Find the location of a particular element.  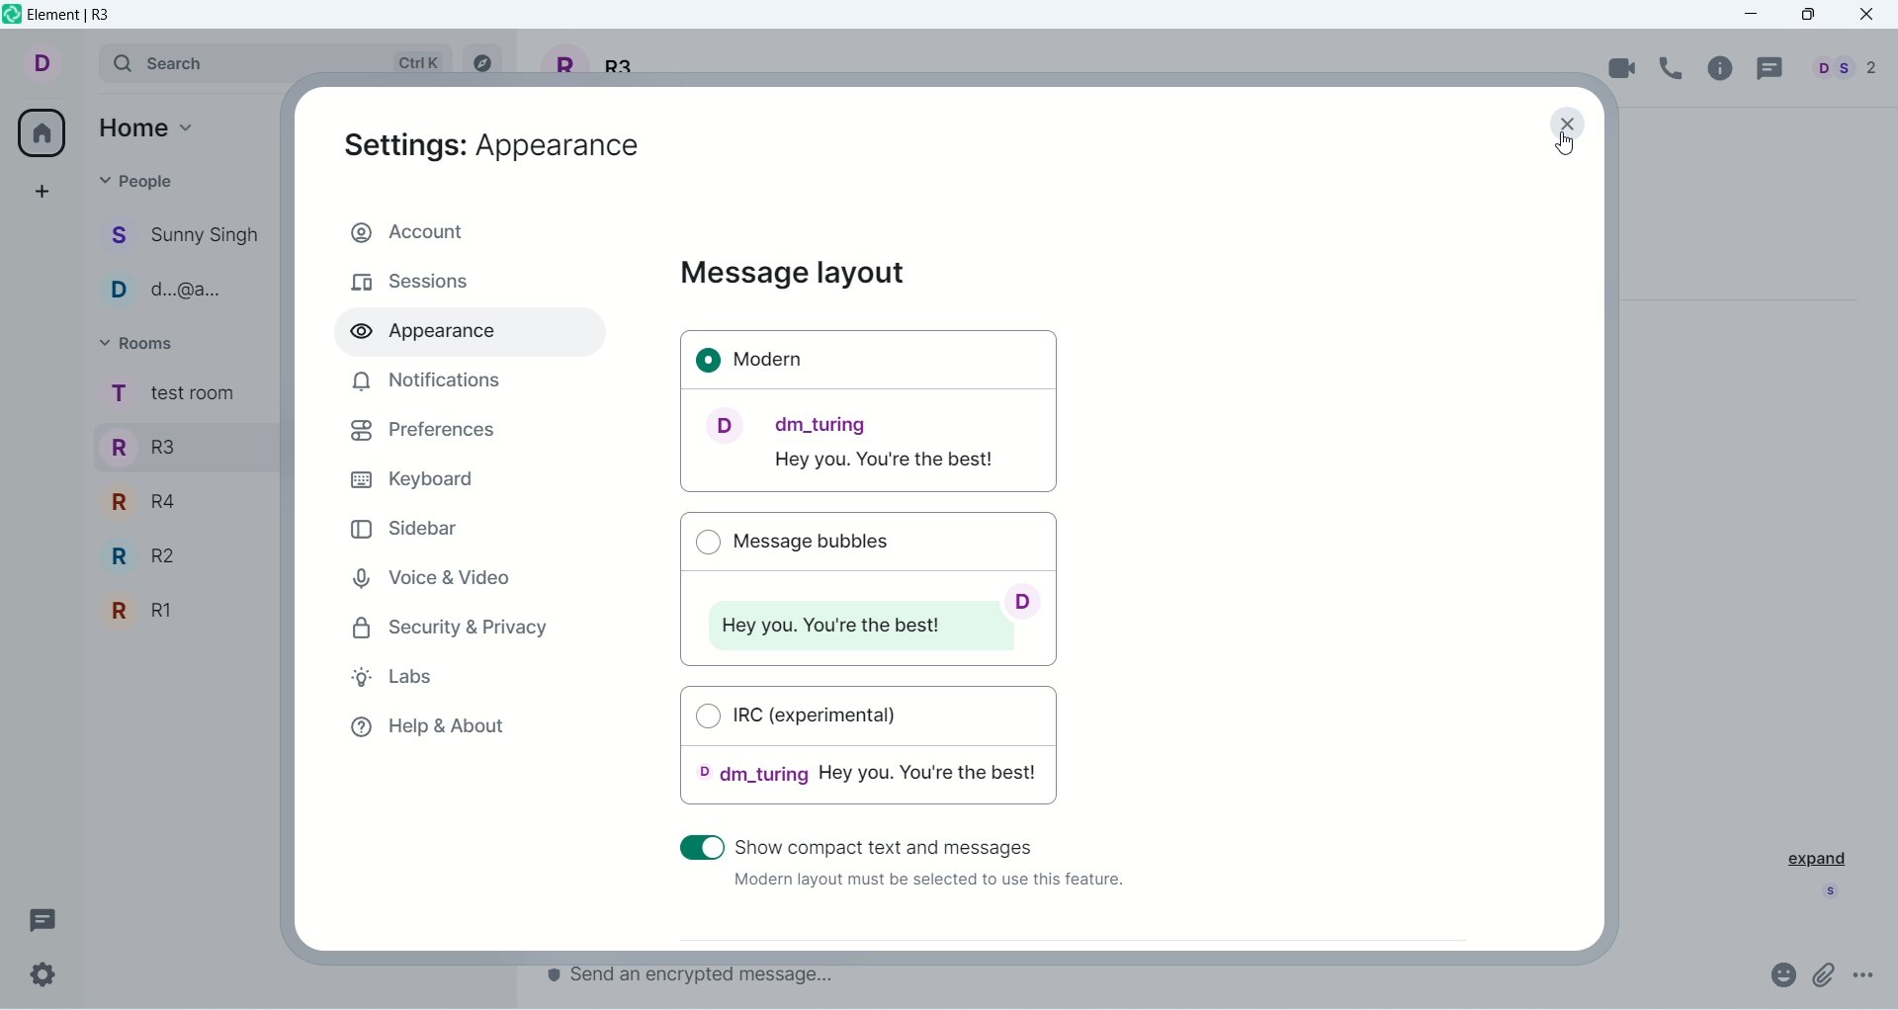

people is located at coordinates (1841, 68).